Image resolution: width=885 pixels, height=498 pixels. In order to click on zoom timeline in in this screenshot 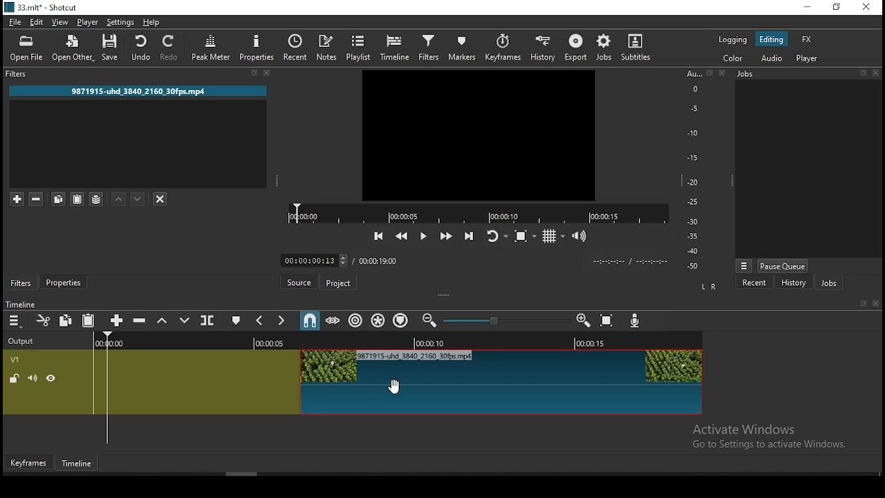, I will do `click(584, 322)`.